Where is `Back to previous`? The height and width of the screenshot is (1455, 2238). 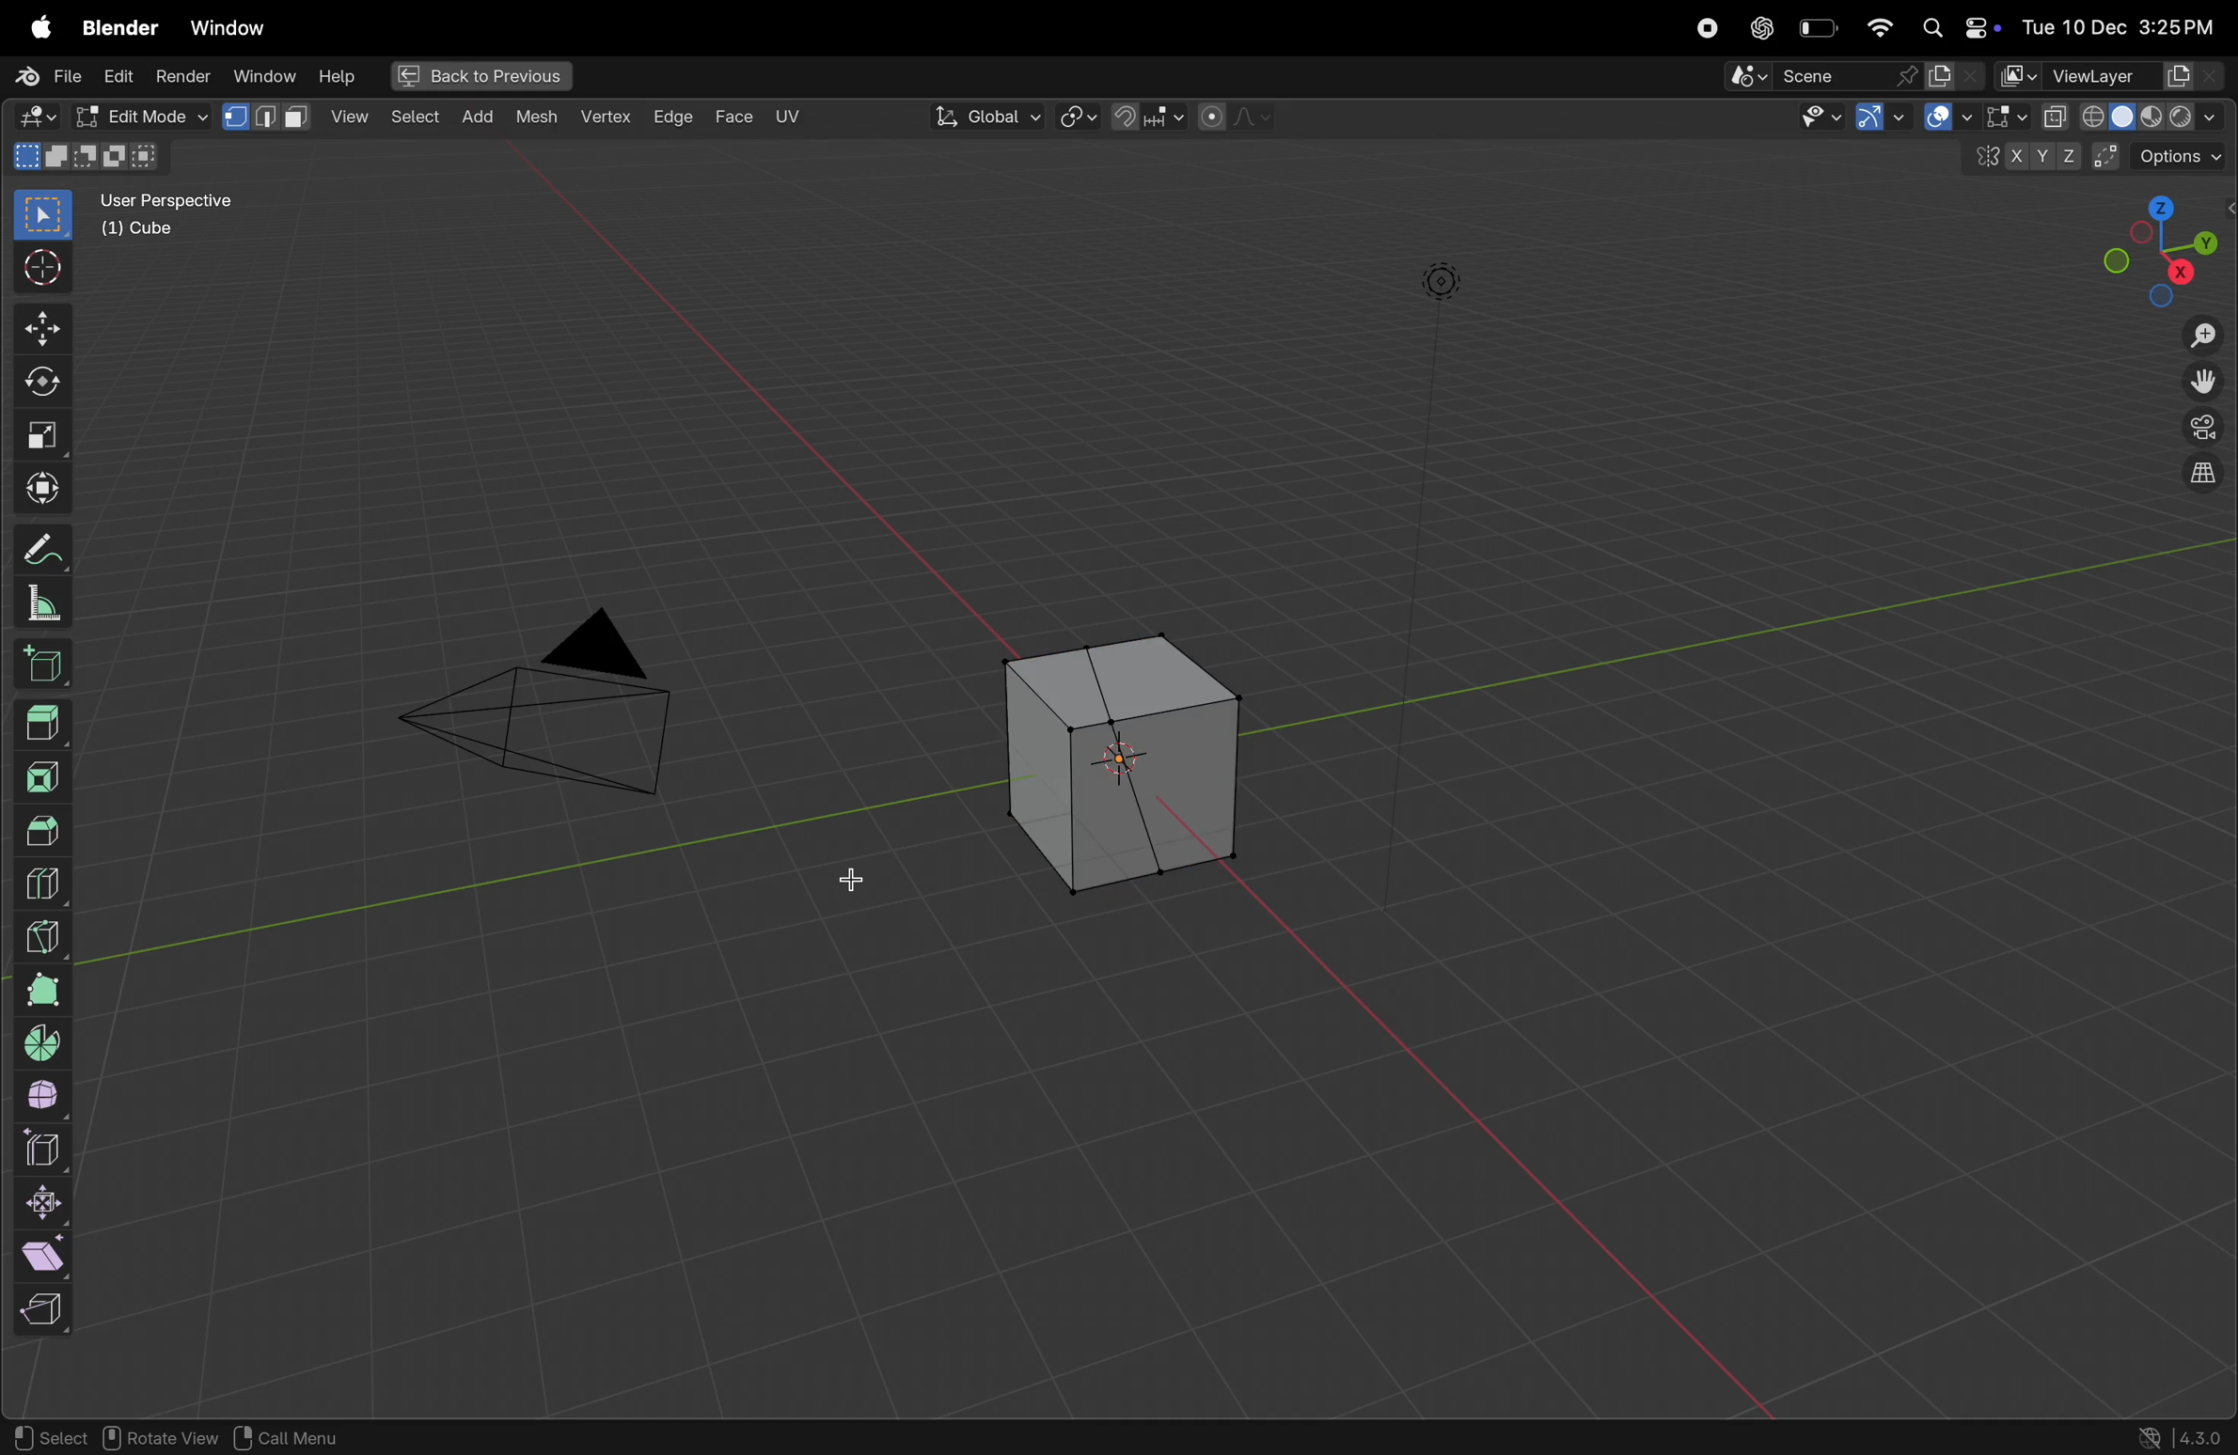
Back to previous is located at coordinates (475, 77).